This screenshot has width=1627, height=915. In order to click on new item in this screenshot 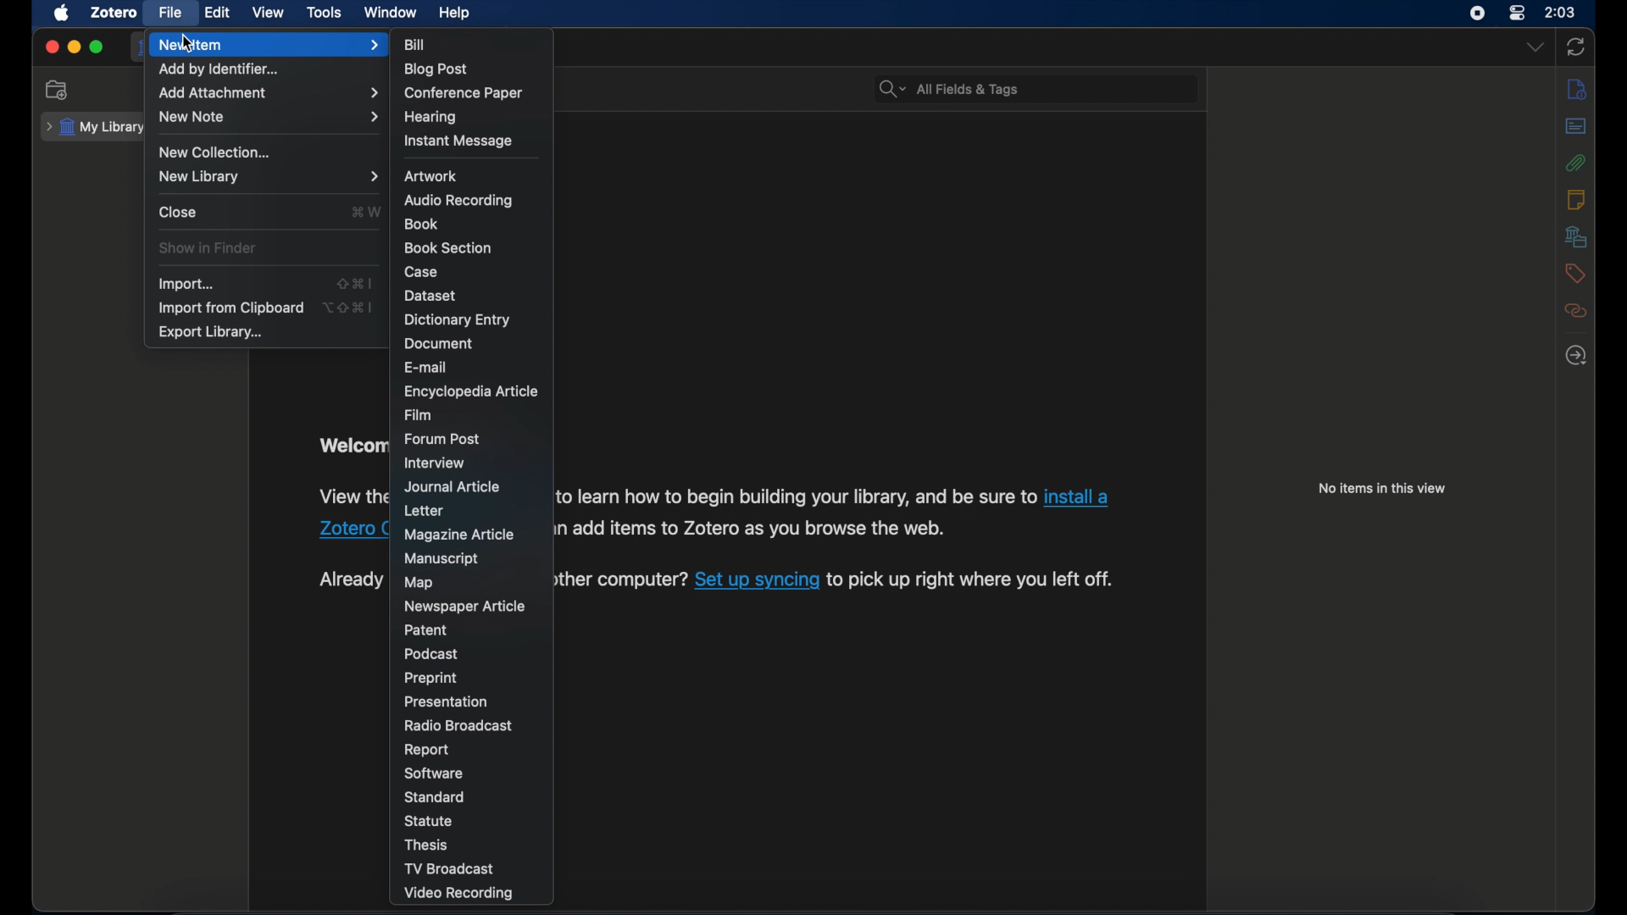, I will do `click(270, 45)`.